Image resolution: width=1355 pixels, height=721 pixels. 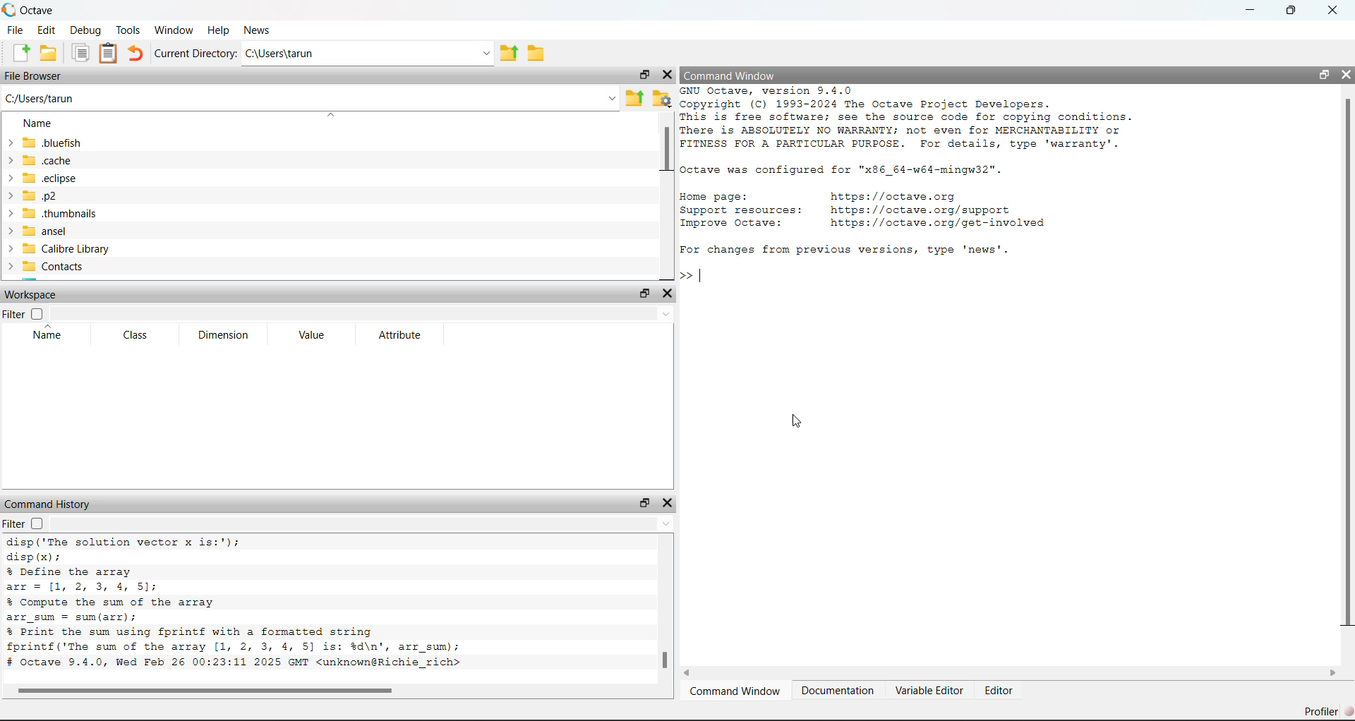 I want to click on News, so click(x=258, y=29).